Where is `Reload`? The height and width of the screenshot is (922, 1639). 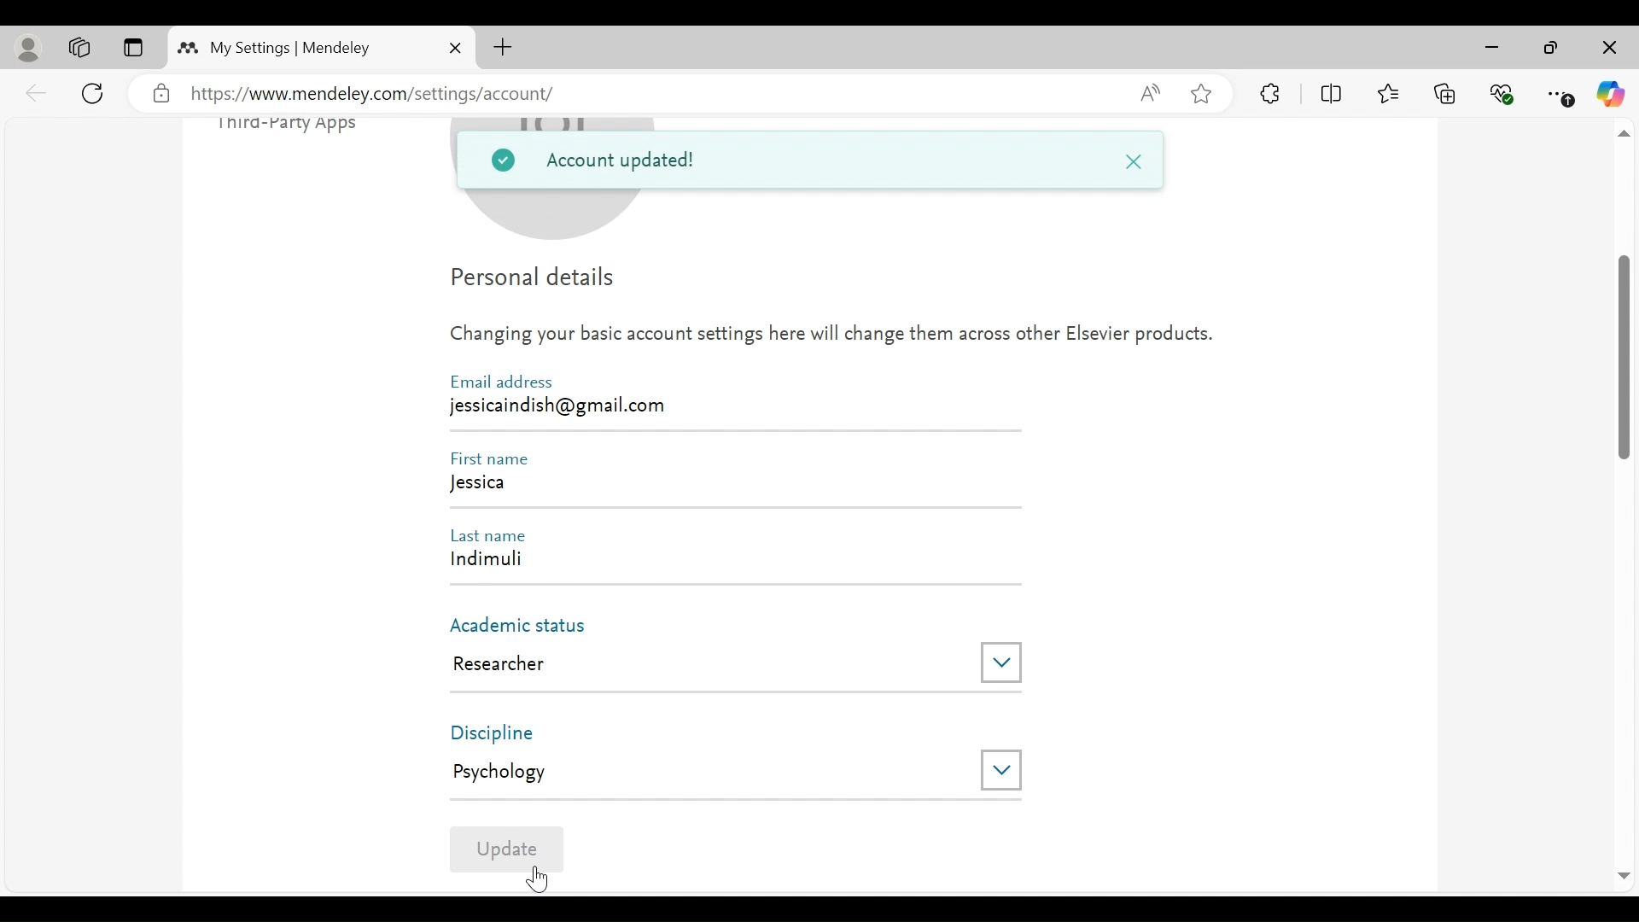 Reload is located at coordinates (96, 91).